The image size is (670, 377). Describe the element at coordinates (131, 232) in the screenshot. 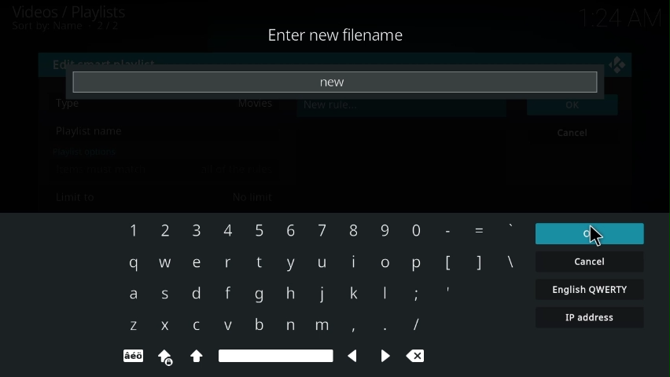

I see `1` at that location.